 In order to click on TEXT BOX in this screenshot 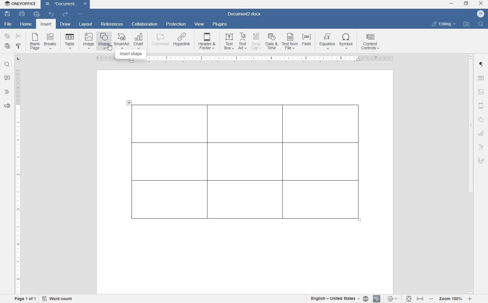, I will do `click(228, 42)`.